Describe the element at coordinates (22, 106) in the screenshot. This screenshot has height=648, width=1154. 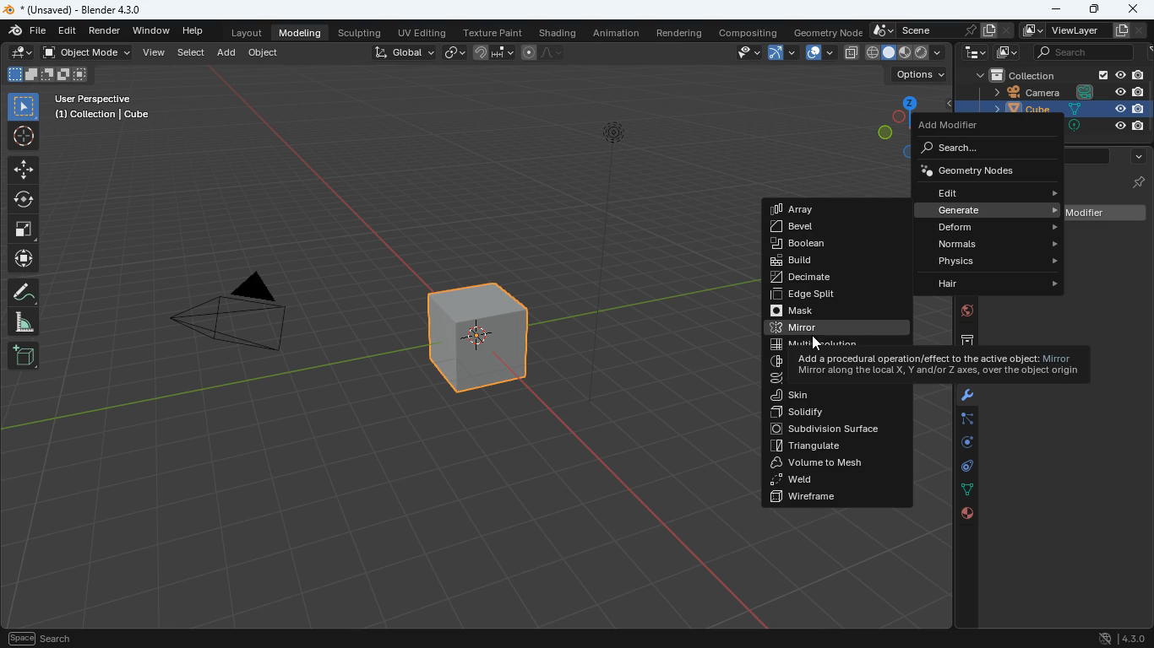
I see `select` at that location.